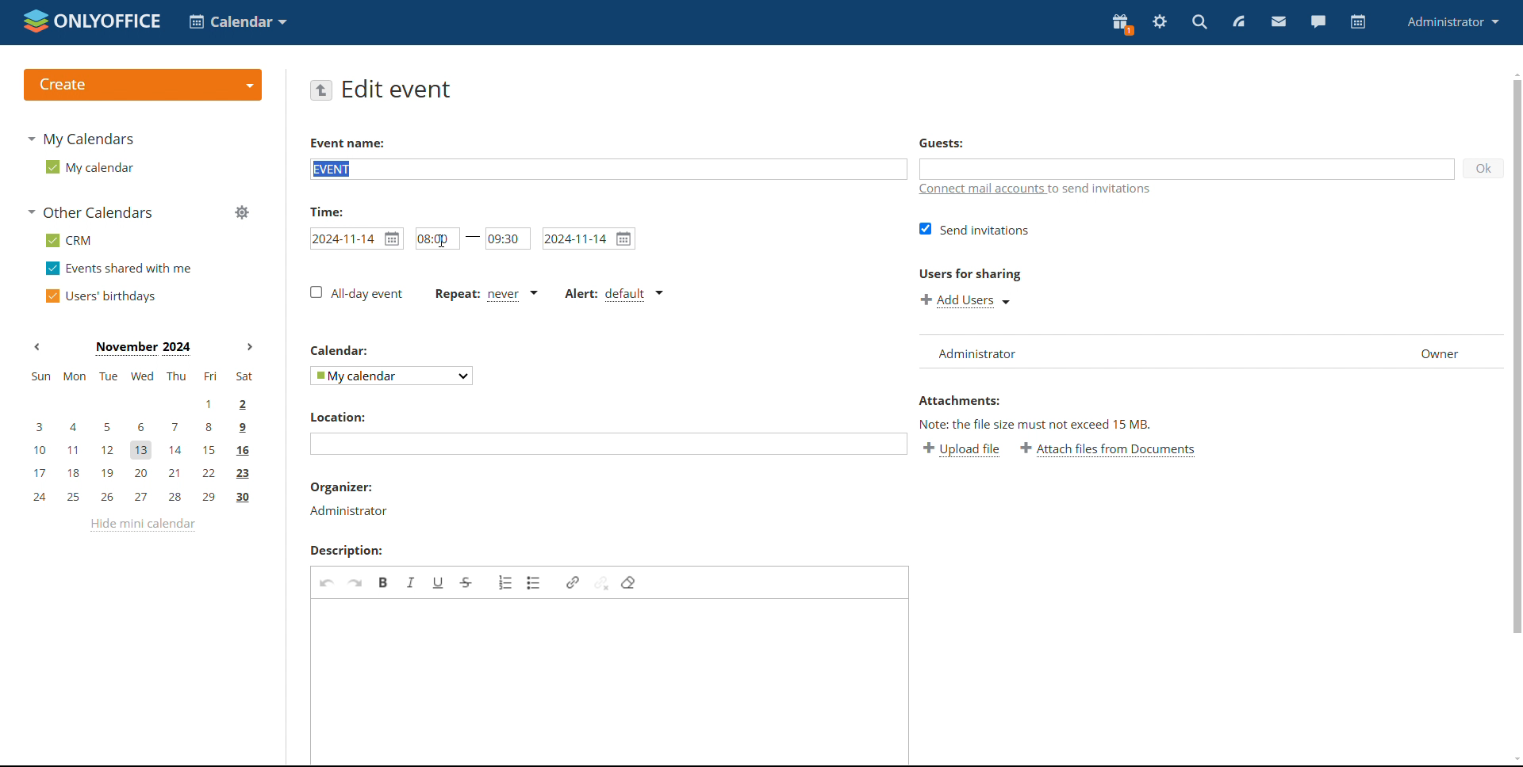  I want to click on manage, so click(241, 213).